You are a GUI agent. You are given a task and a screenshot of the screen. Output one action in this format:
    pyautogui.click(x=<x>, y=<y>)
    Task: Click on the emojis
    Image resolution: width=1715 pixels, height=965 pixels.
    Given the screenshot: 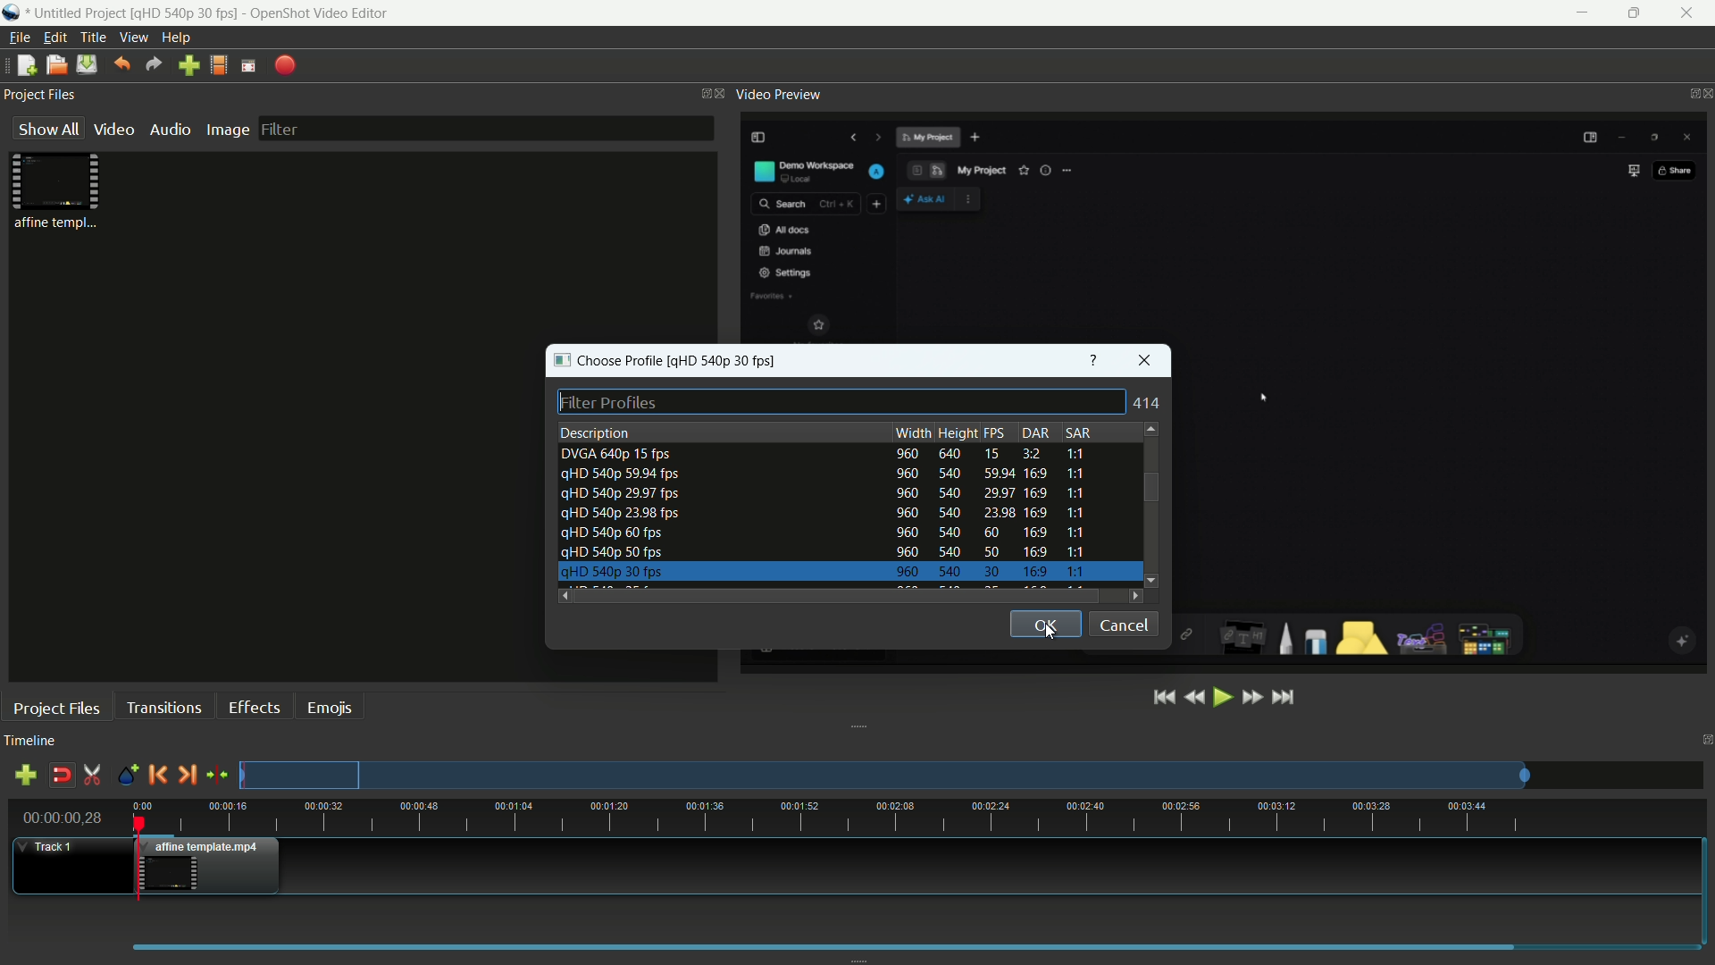 What is the action you would take?
    pyautogui.click(x=330, y=708)
    